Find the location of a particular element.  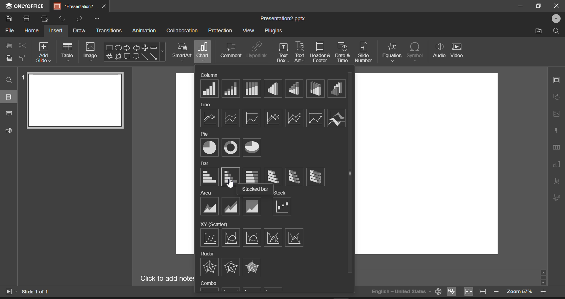

Chart is located at coordinates (203, 52).